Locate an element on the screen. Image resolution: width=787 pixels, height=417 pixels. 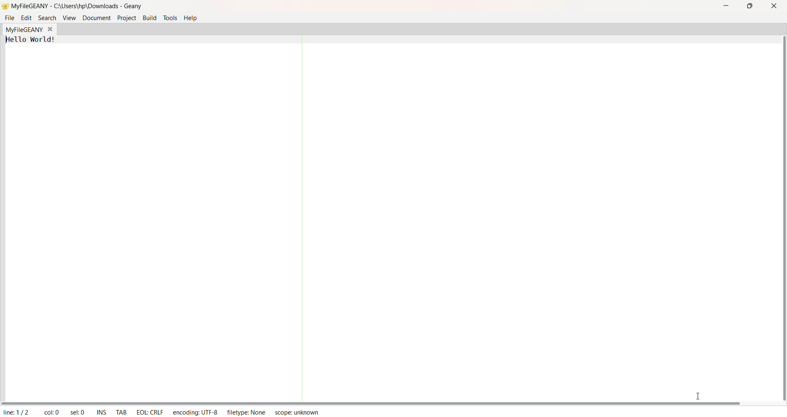
Document is located at coordinates (97, 18).